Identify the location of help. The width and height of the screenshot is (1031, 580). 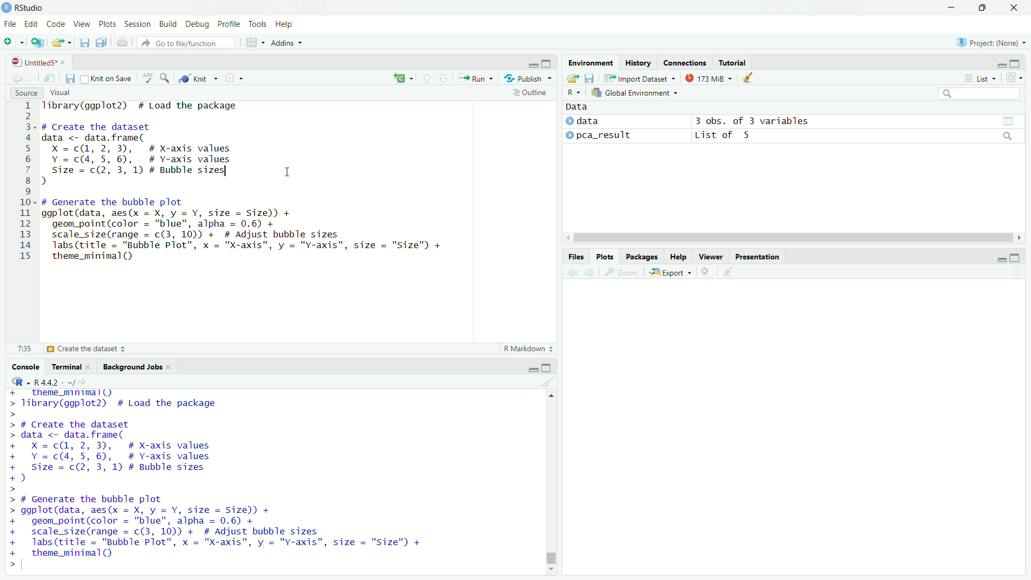
(285, 25).